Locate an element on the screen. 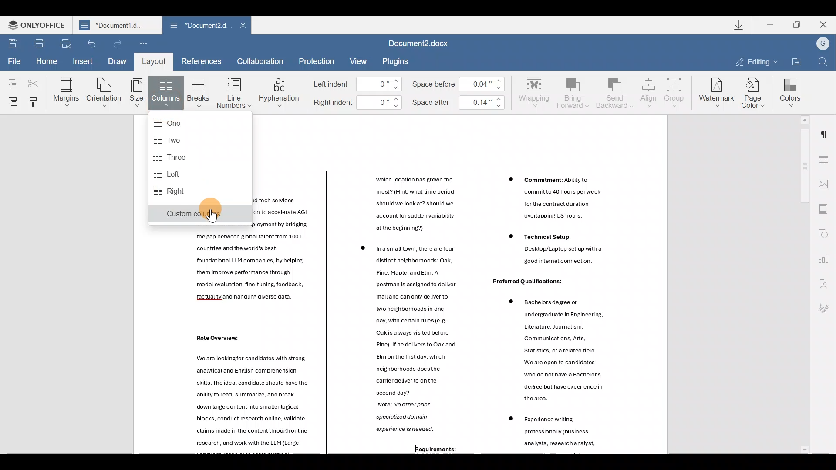 Image resolution: width=836 pixels, height=470 pixels. Customize quick access toolbar is located at coordinates (144, 44).